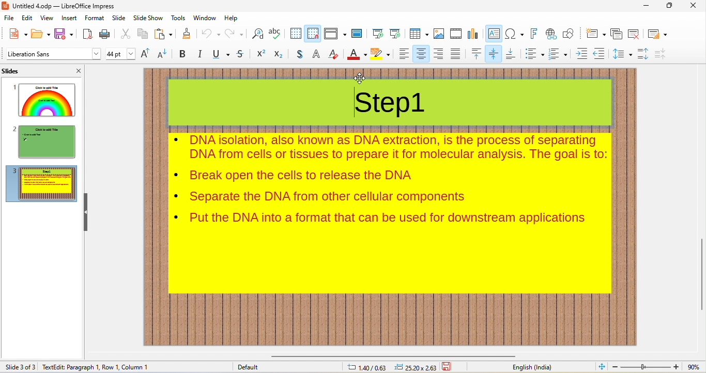  What do you see at coordinates (235, 18) in the screenshot?
I see `help` at bounding box center [235, 18].